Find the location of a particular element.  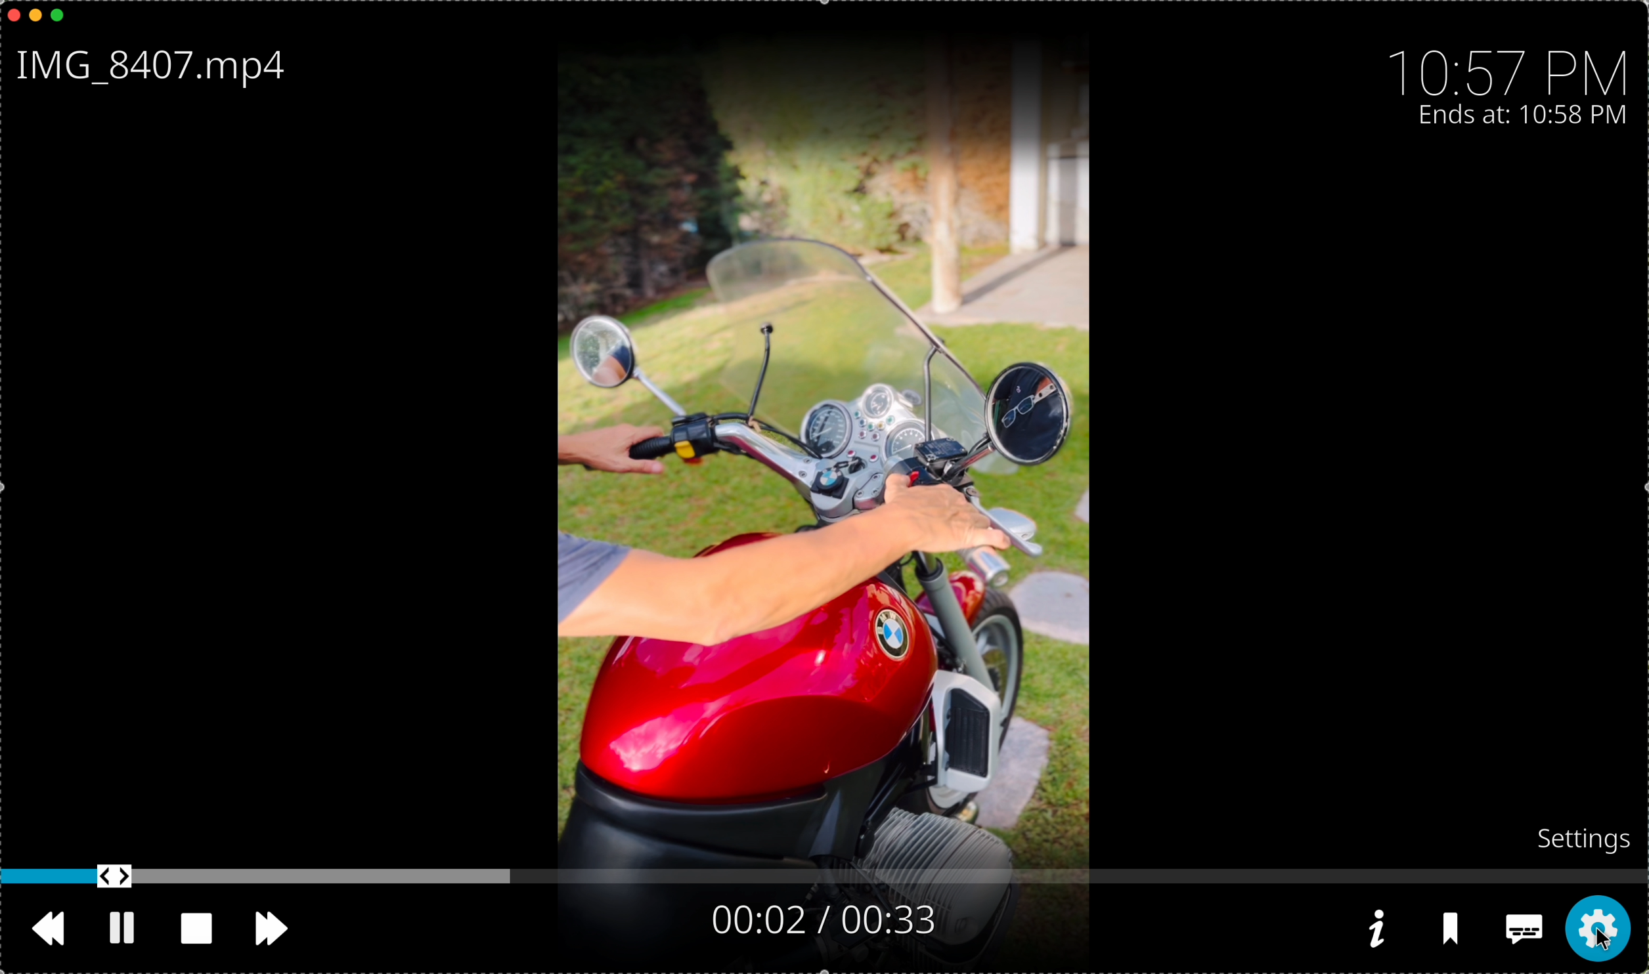

00:02 / 00:55 is located at coordinates (841, 920).